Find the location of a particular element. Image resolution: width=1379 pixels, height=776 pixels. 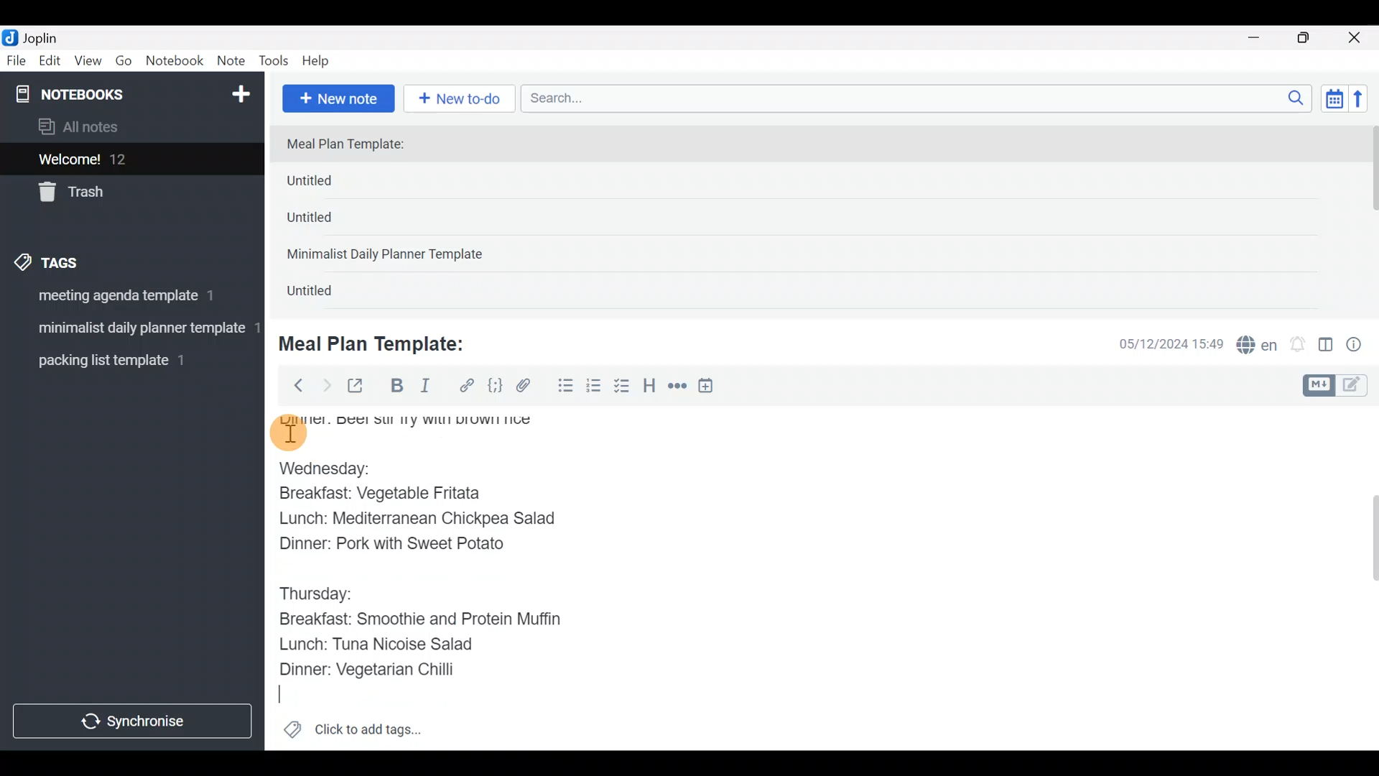

text Cursor is located at coordinates (290, 698).